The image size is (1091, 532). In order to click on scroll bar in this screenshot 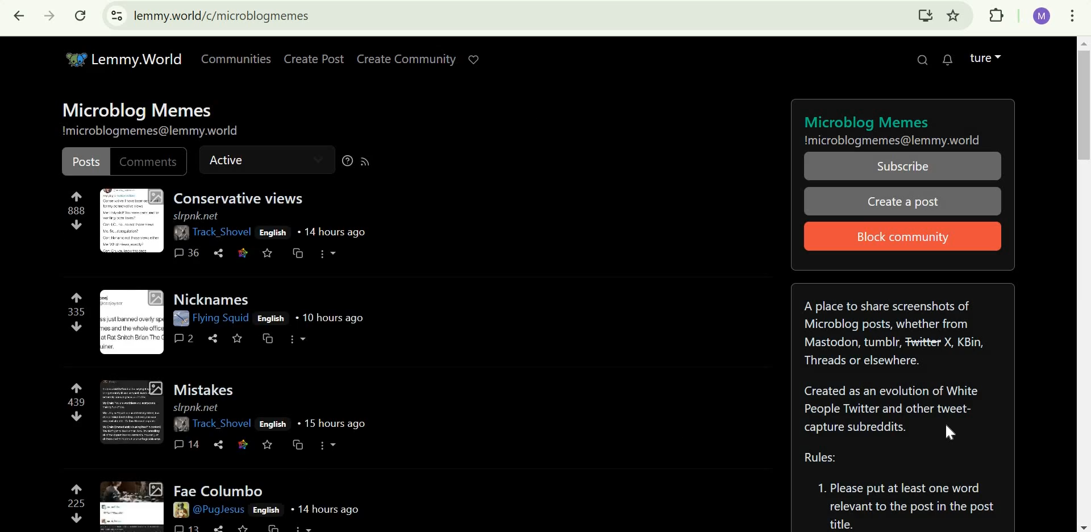, I will do `click(1067, 118)`.